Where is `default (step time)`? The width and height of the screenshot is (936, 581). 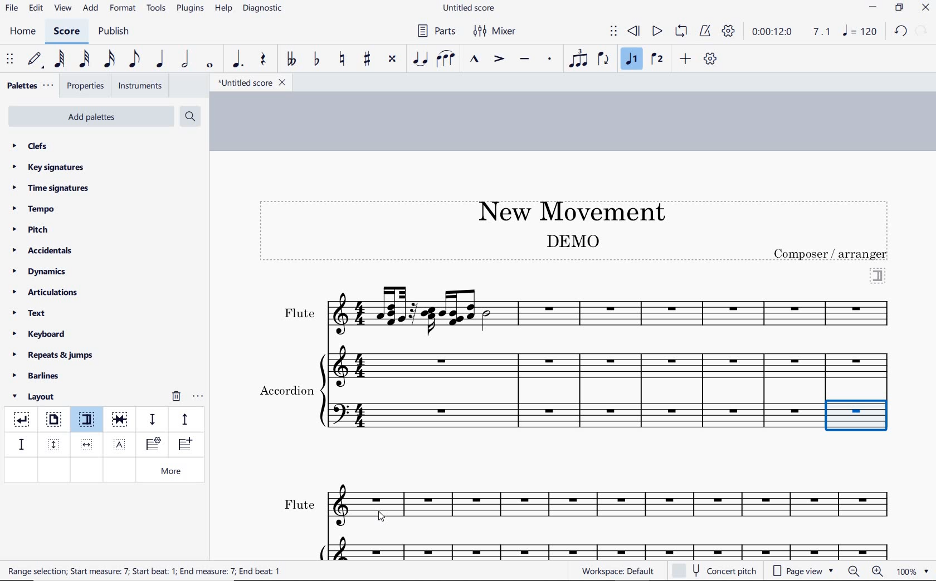 default (step time) is located at coordinates (36, 60).